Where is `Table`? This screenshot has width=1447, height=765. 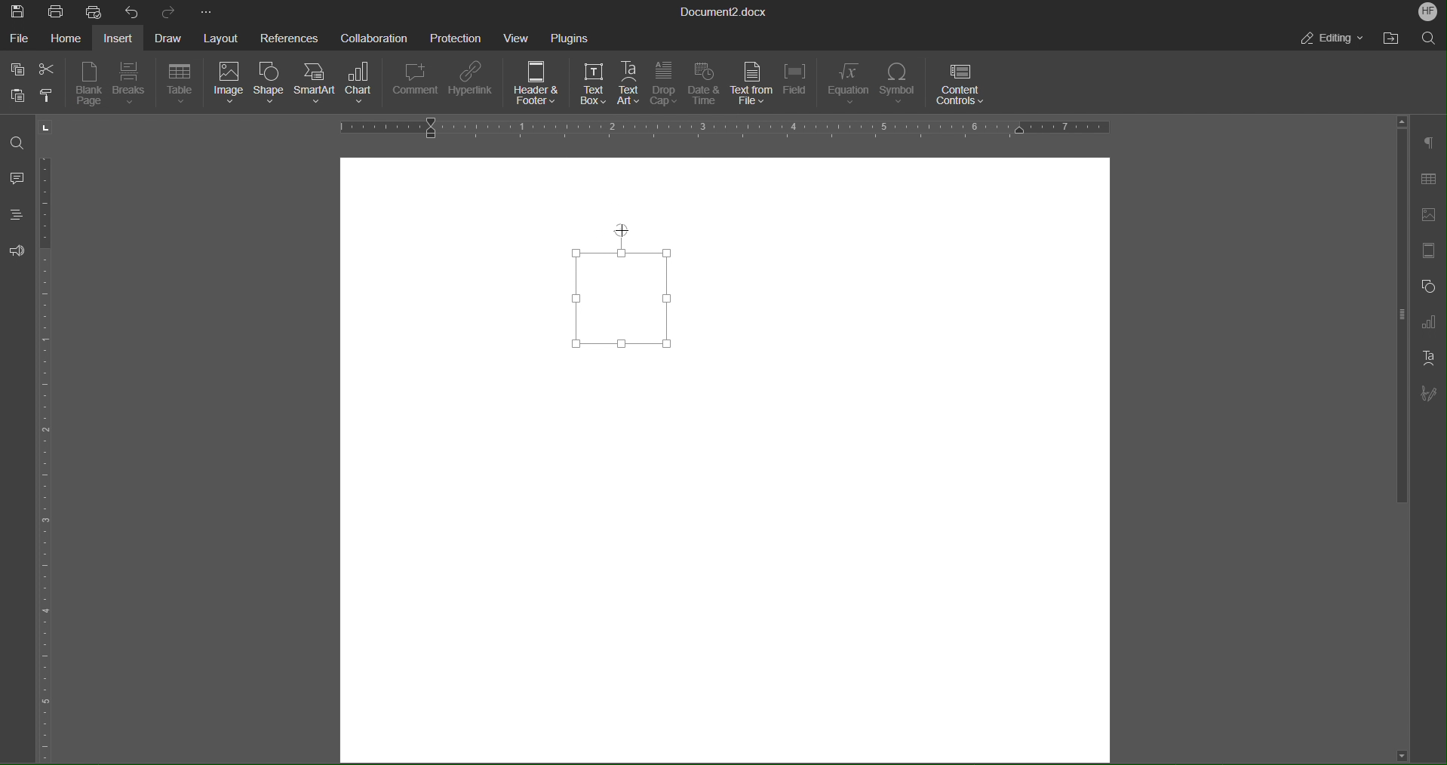 Table is located at coordinates (181, 84).